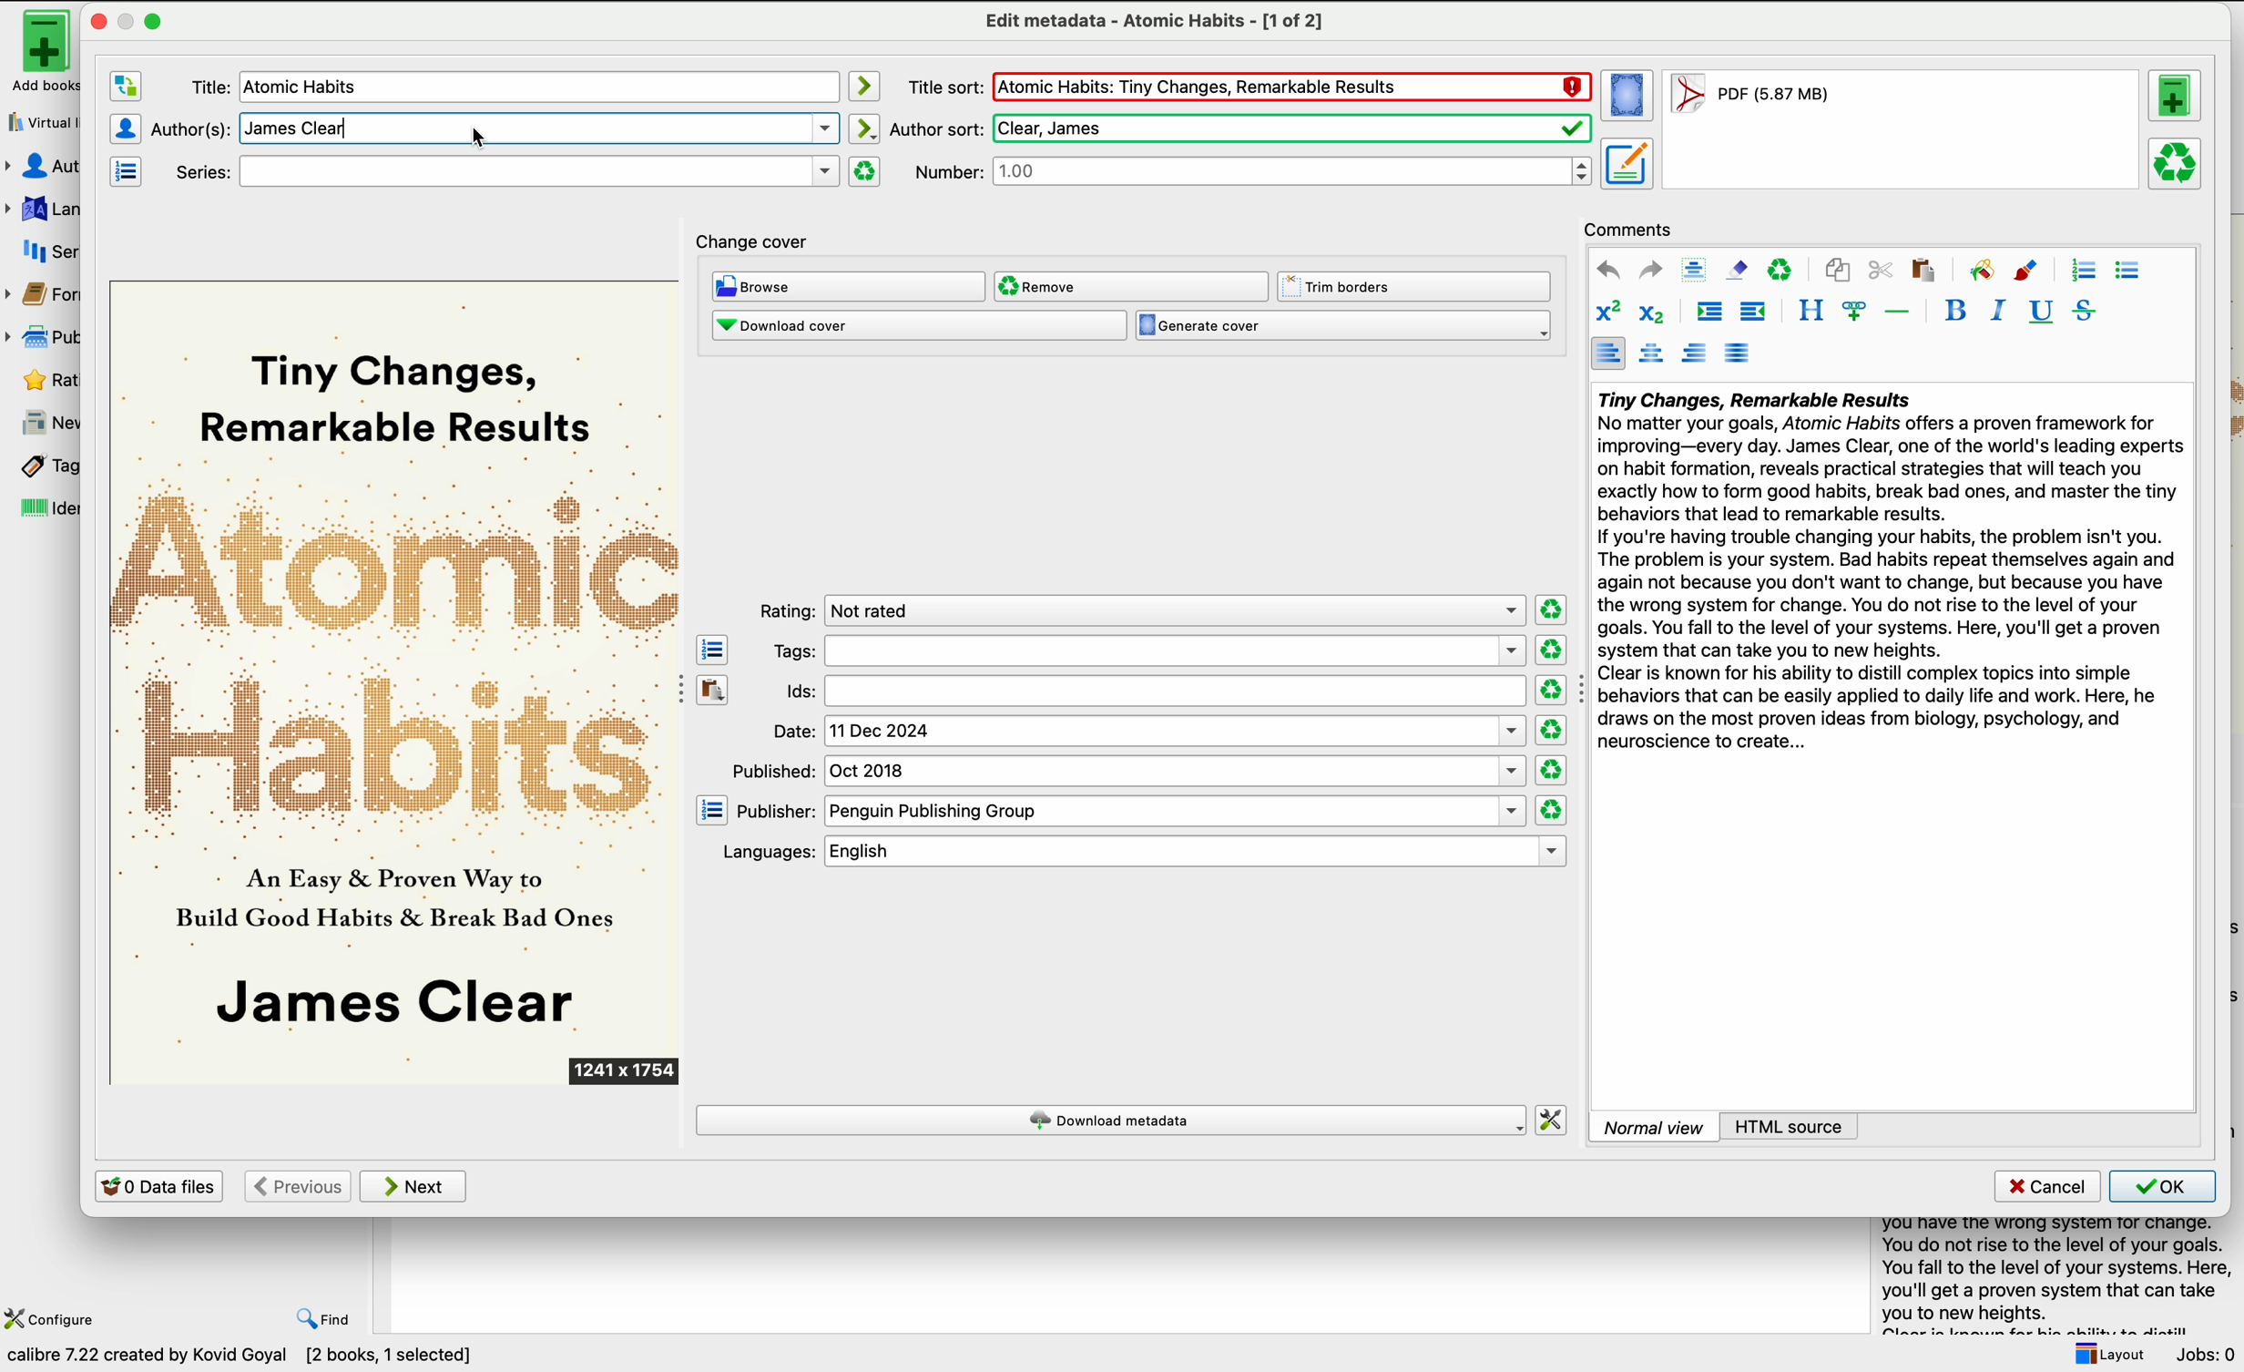 The width and height of the screenshot is (2244, 1372). I want to click on clear rating, so click(1549, 771).